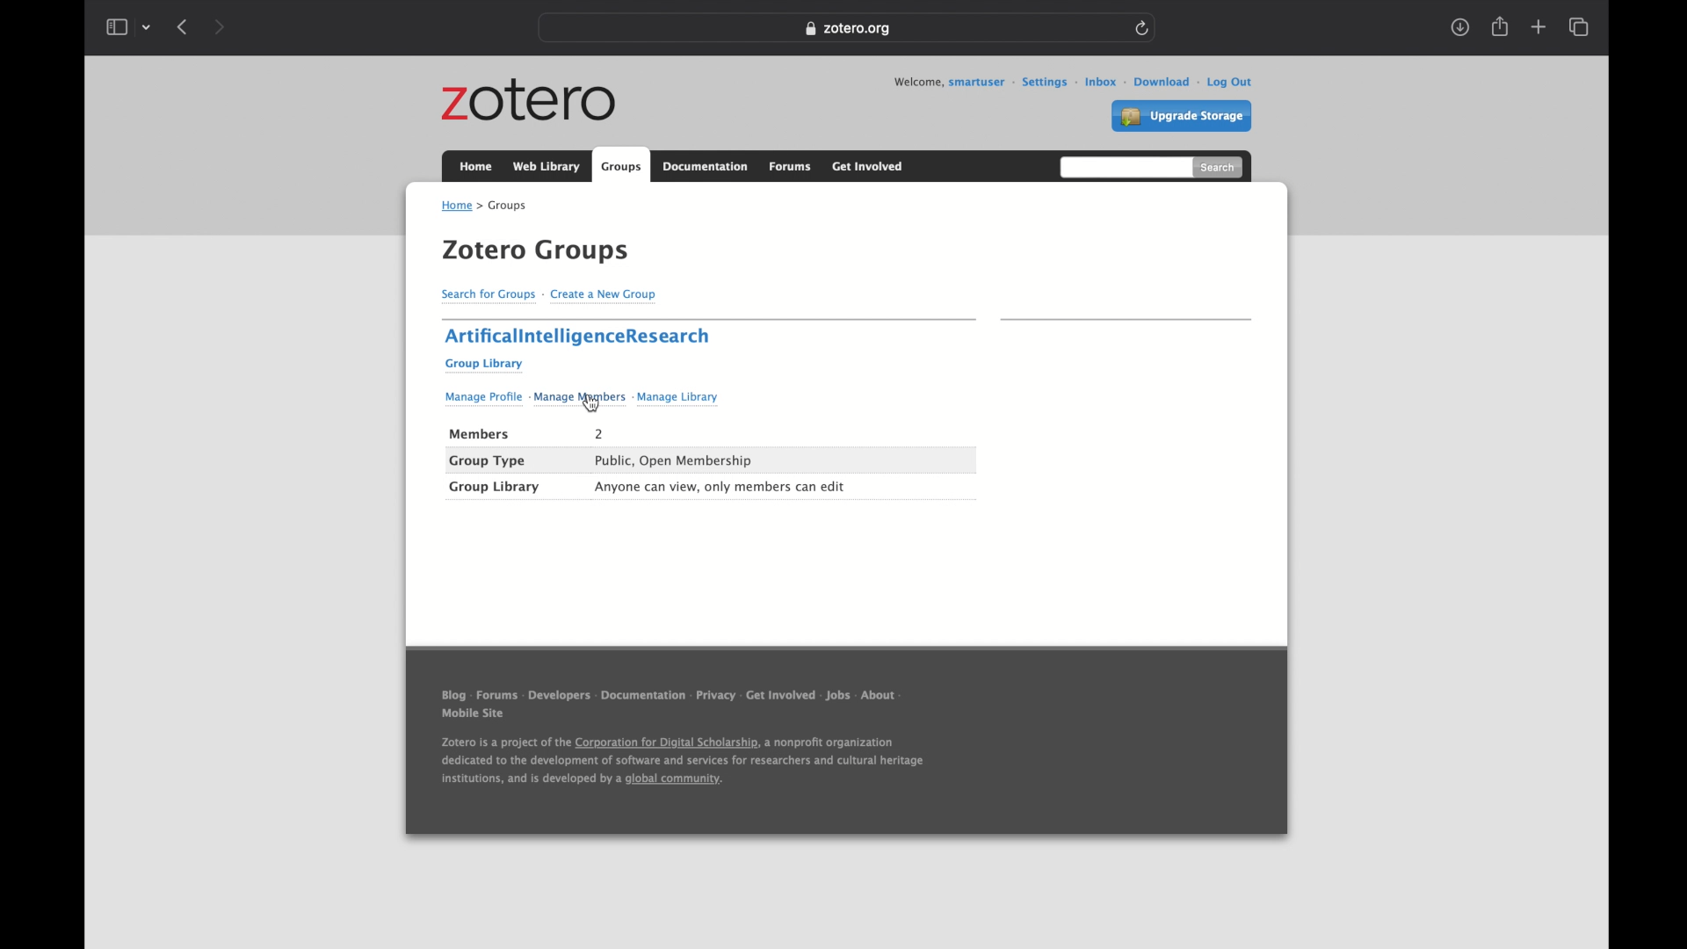  Describe the element at coordinates (1225, 83) in the screenshot. I see `log out` at that location.